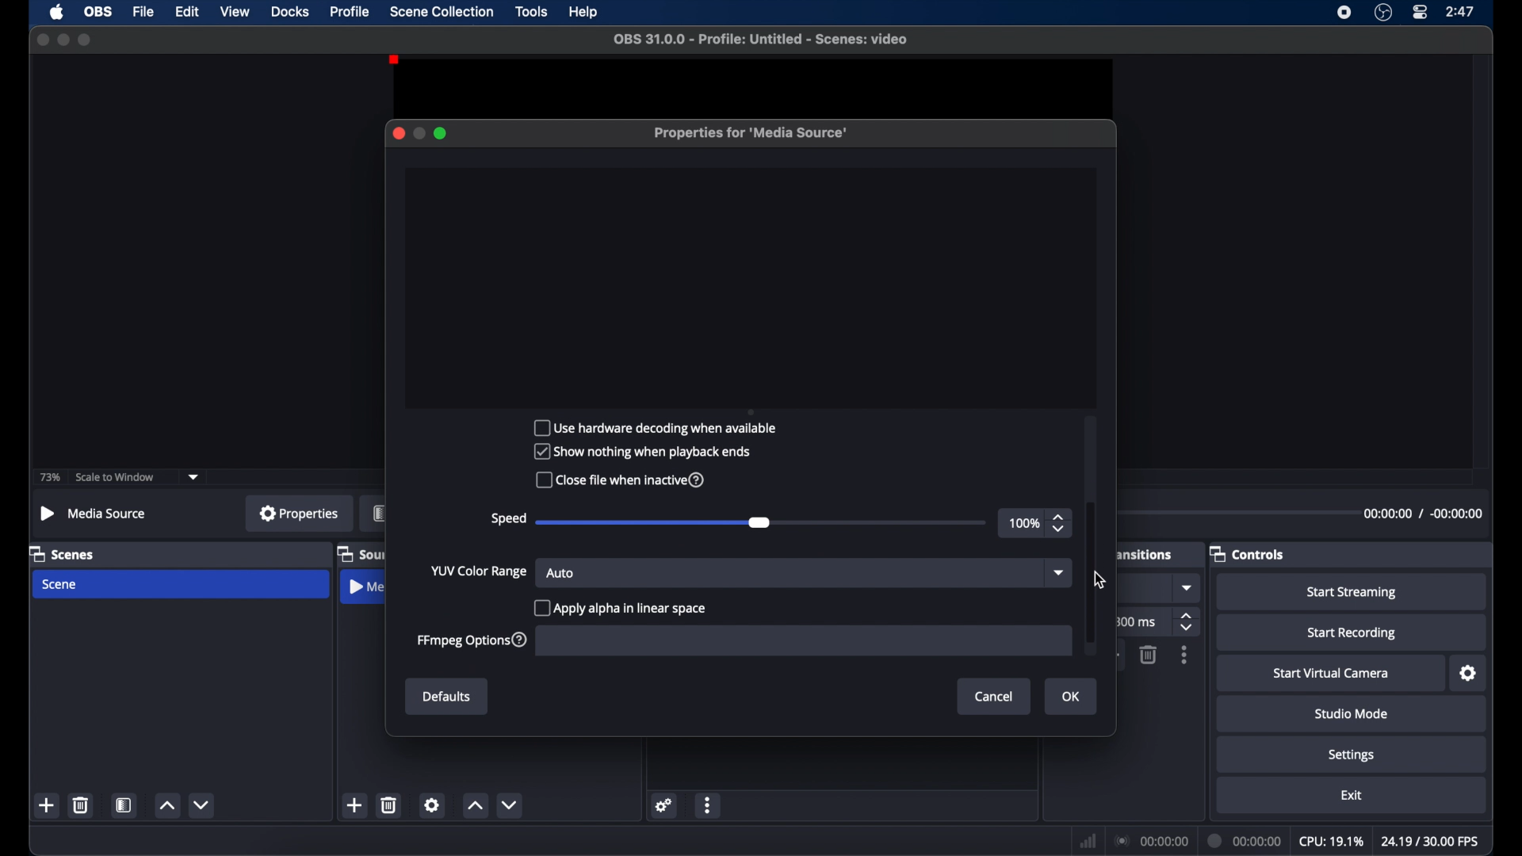 The height and width of the screenshot is (856, 1522). What do you see at coordinates (1188, 587) in the screenshot?
I see `dropdown` at bounding box center [1188, 587].